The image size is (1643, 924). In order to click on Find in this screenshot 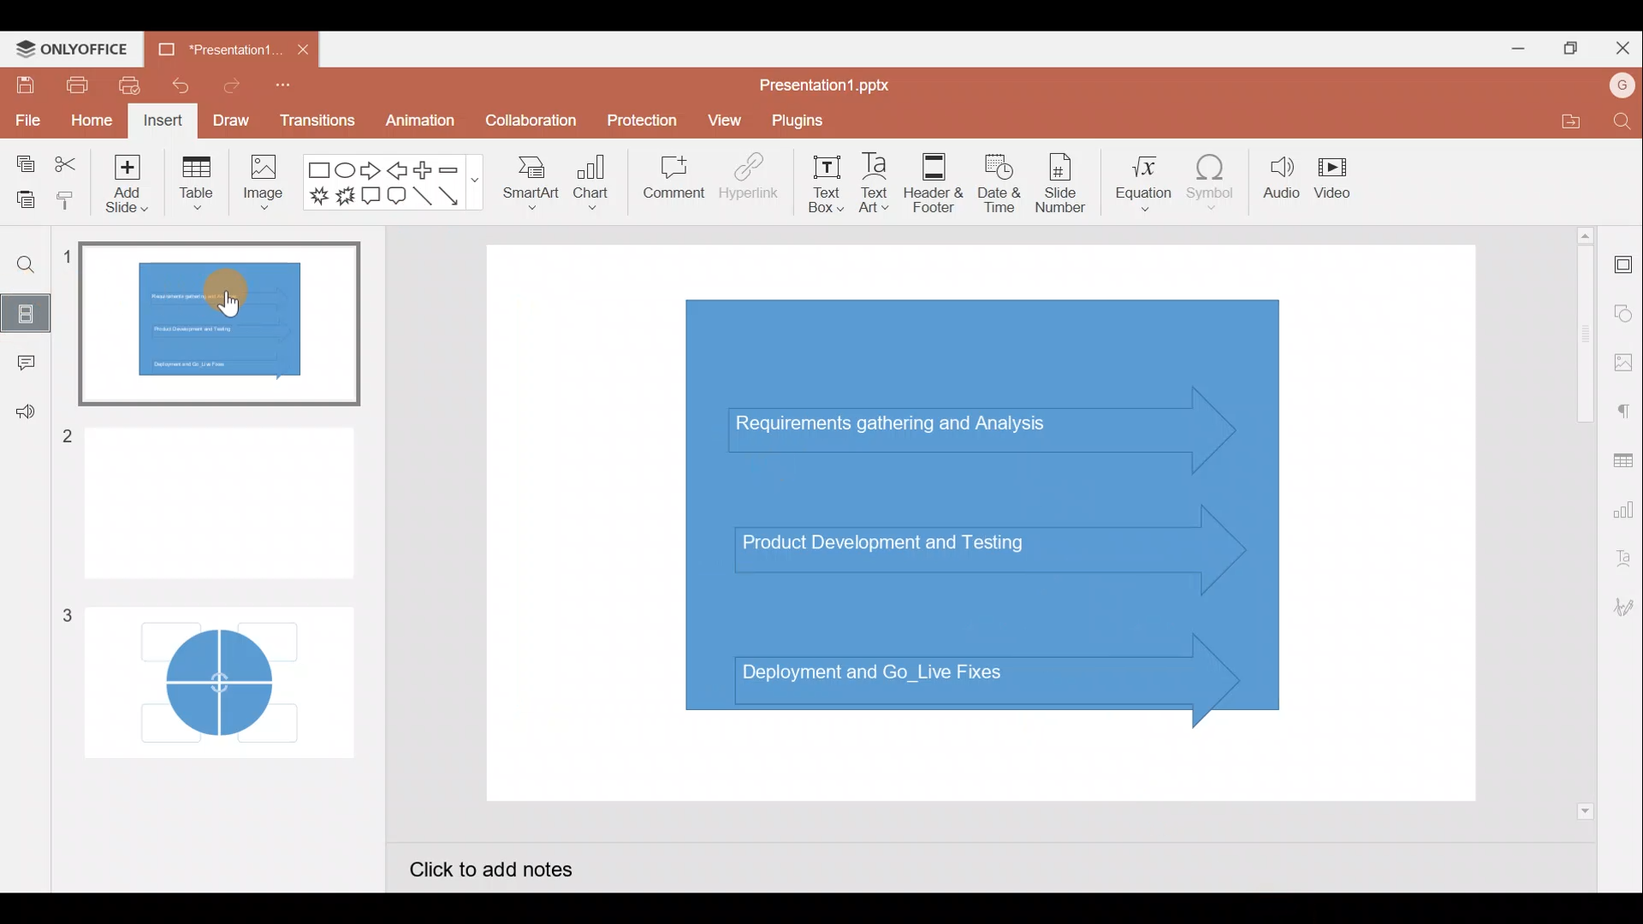, I will do `click(1619, 122)`.